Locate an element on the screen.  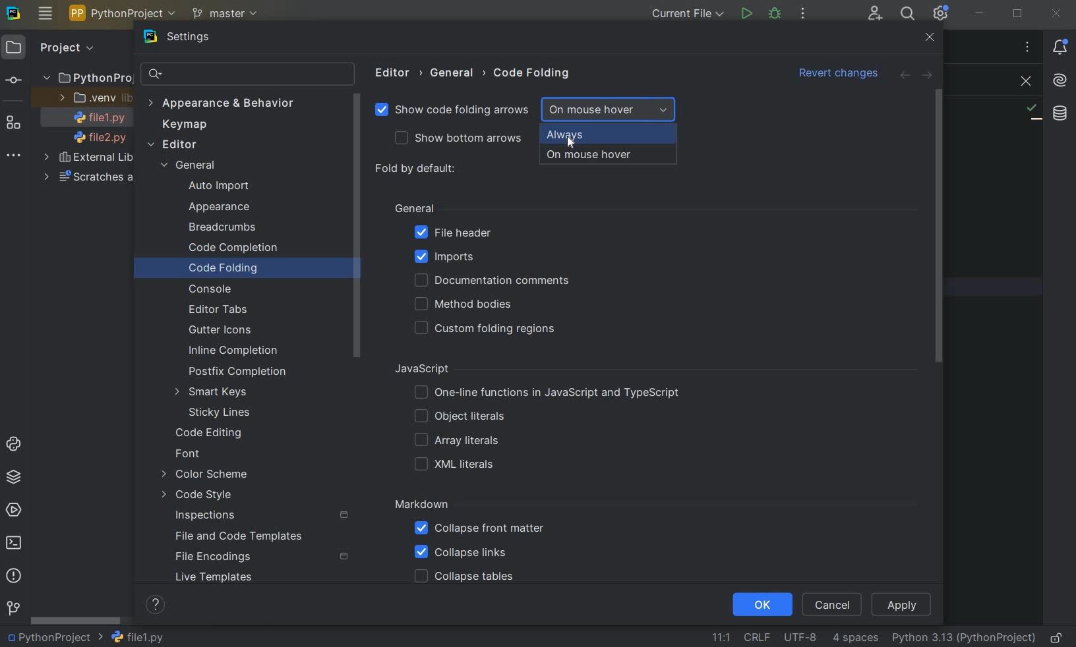
EDITOR is located at coordinates (173, 145).